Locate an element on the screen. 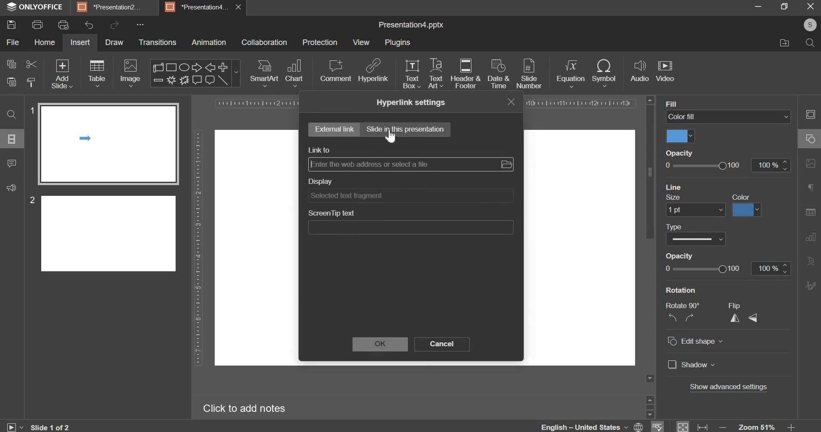  minimise is located at coordinates (751, 6).